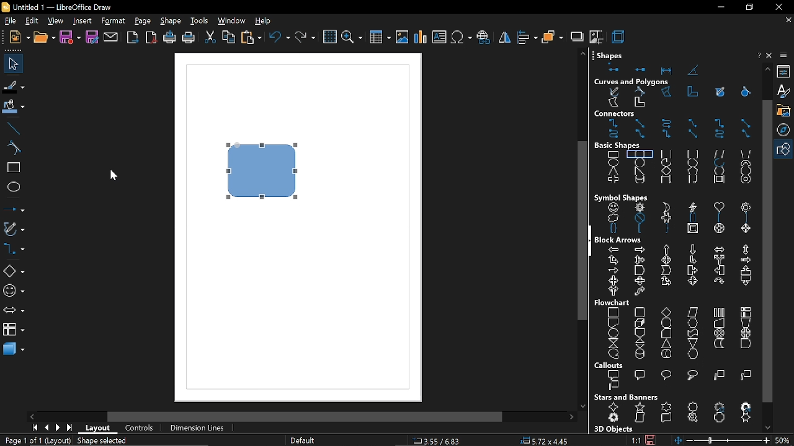  What do you see at coordinates (582, 53) in the screenshot?
I see `scroll up` at bounding box center [582, 53].